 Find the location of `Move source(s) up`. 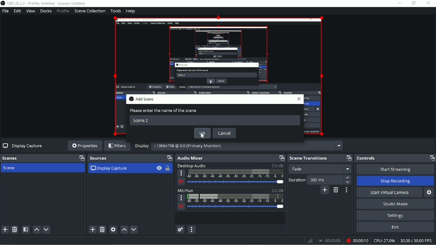

Move source(s) up is located at coordinates (124, 230).